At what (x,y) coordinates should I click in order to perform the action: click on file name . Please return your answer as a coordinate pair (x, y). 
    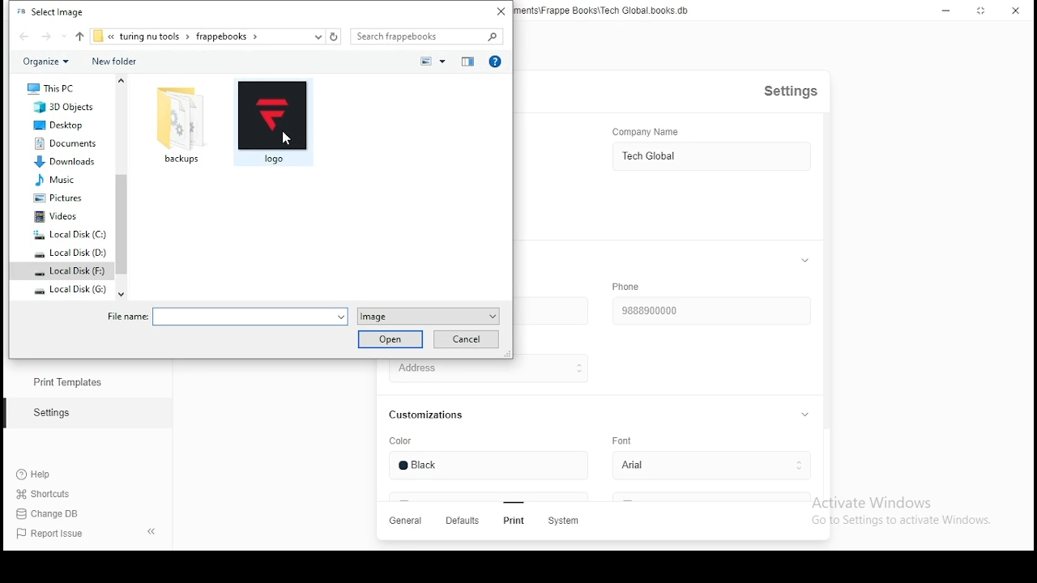
    Looking at the image, I should click on (123, 318).